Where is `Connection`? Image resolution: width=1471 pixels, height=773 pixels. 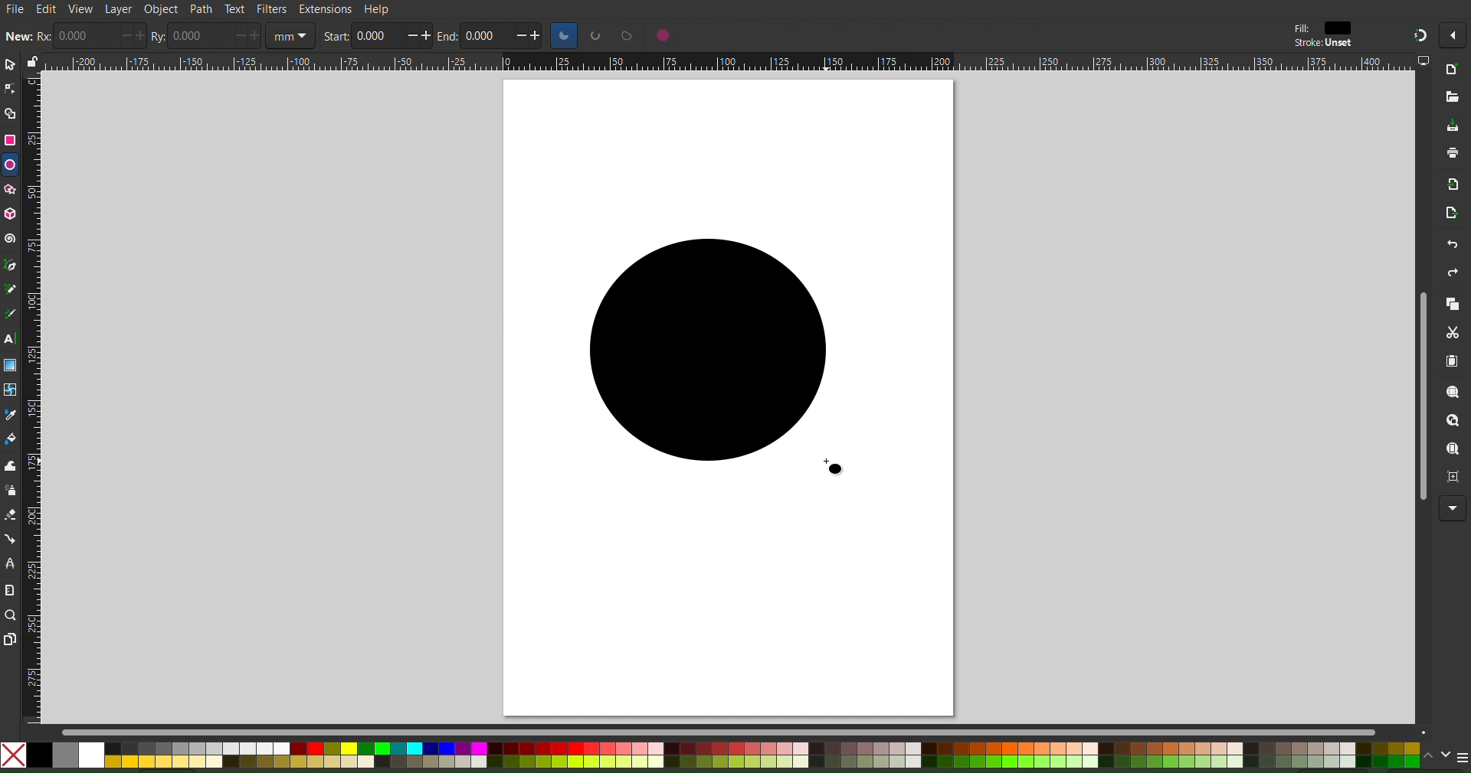 Connection is located at coordinates (10, 540).